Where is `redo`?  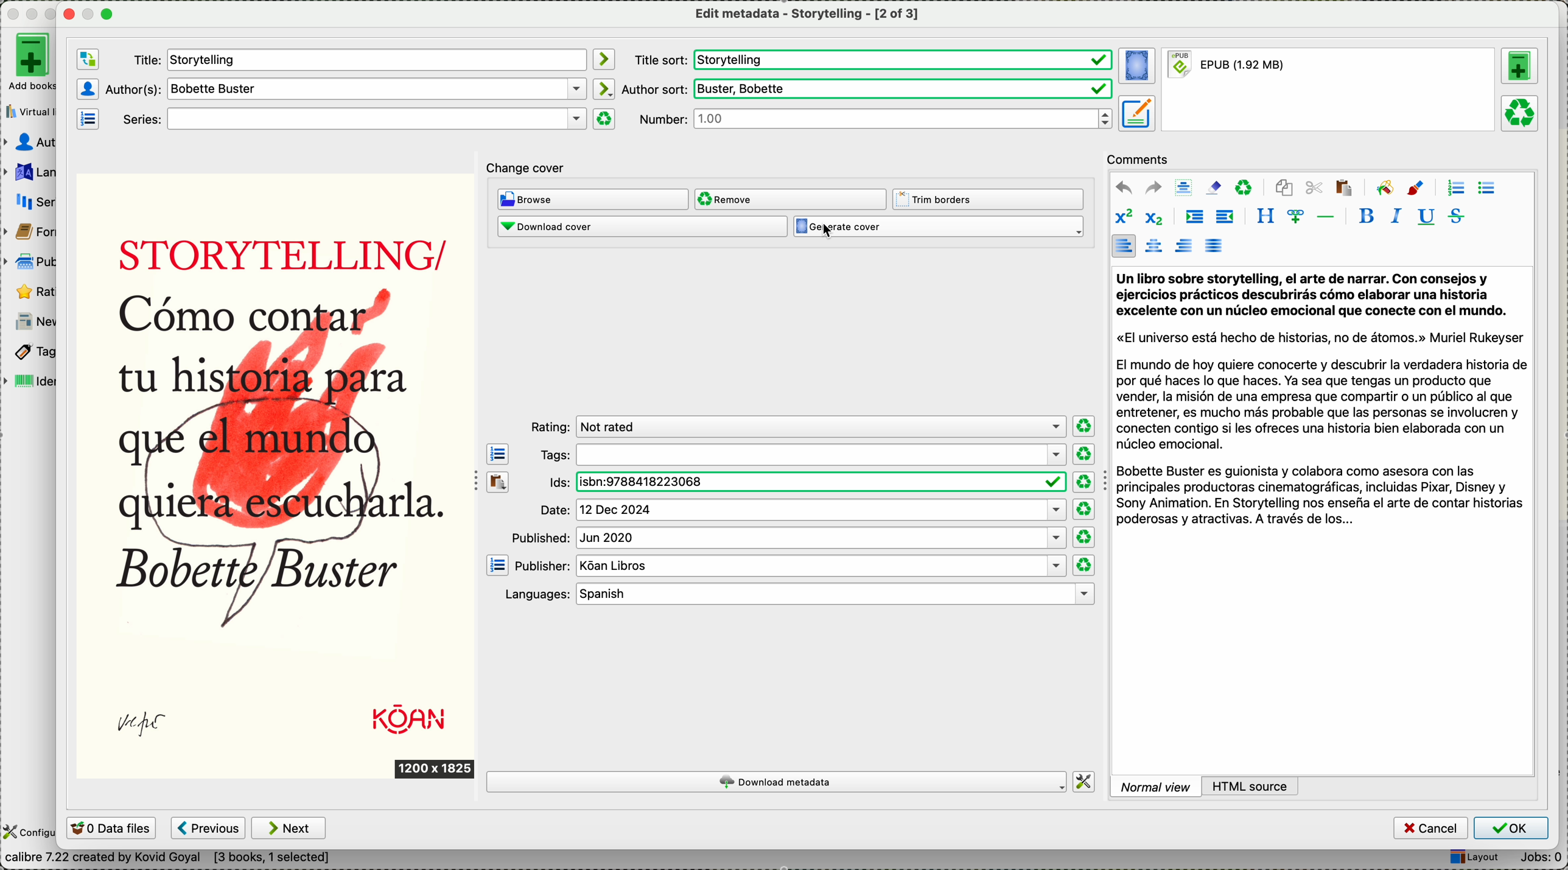
redo is located at coordinates (1152, 188).